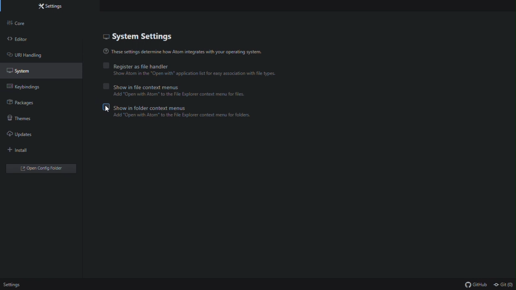 The image size is (516, 290). Describe the element at coordinates (44, 133) in the screenshot. I see `Updates` at that location.